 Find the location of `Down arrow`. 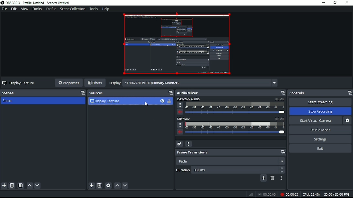

Down arrow is located at coordinates (282, 172).